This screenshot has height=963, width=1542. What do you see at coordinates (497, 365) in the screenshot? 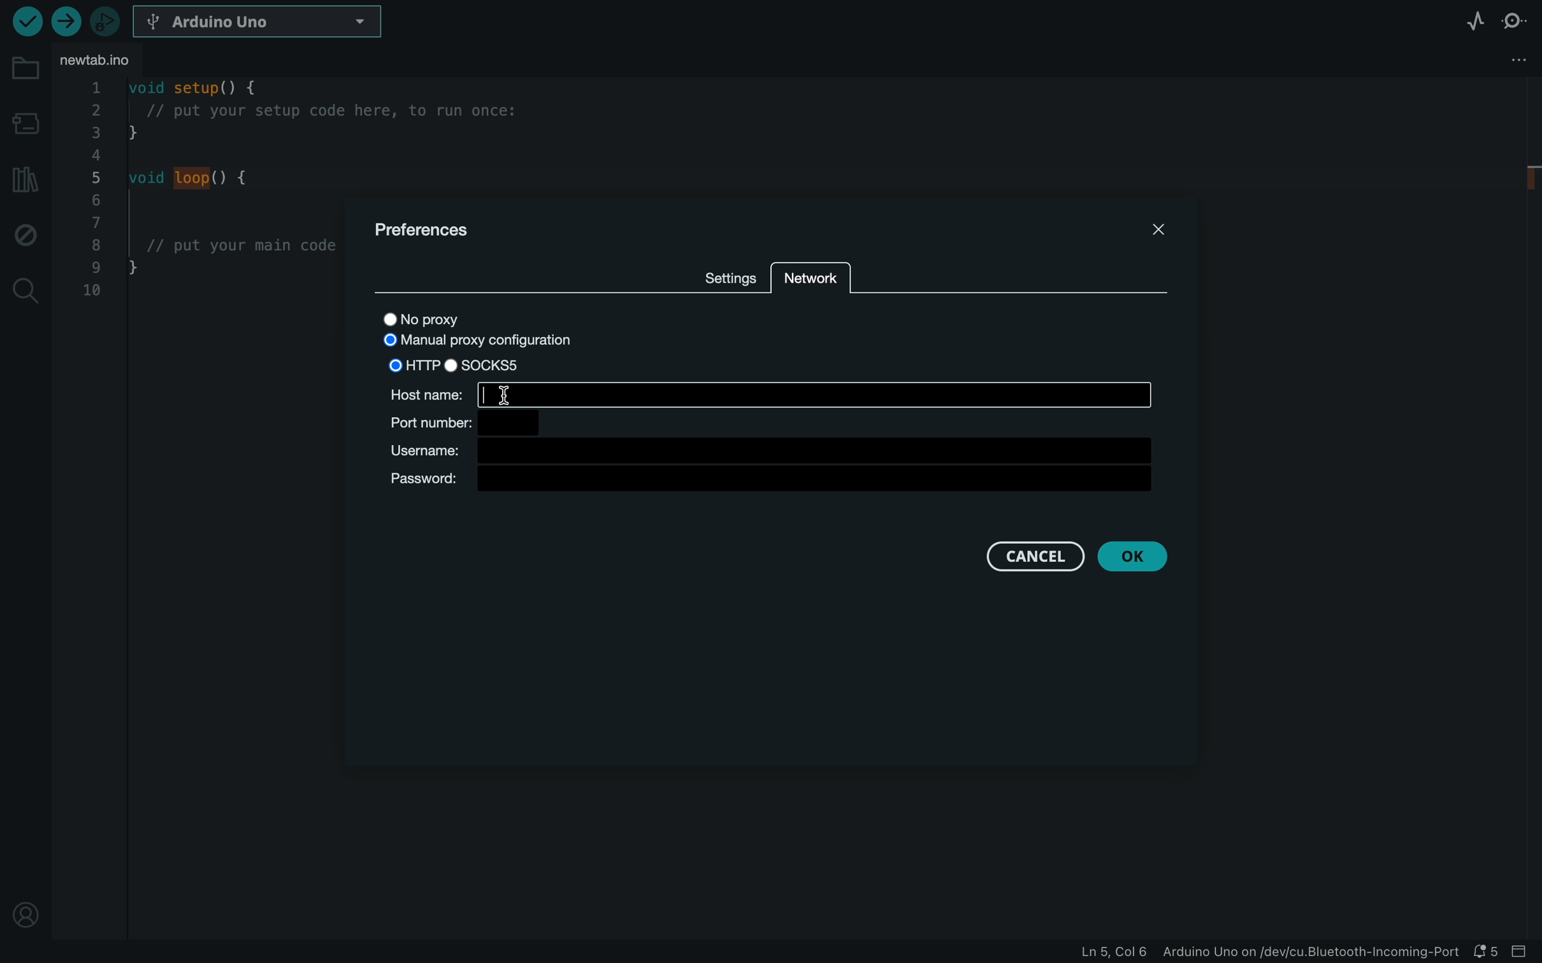
I see `SOCKS5` at bounding box center [497, 365].